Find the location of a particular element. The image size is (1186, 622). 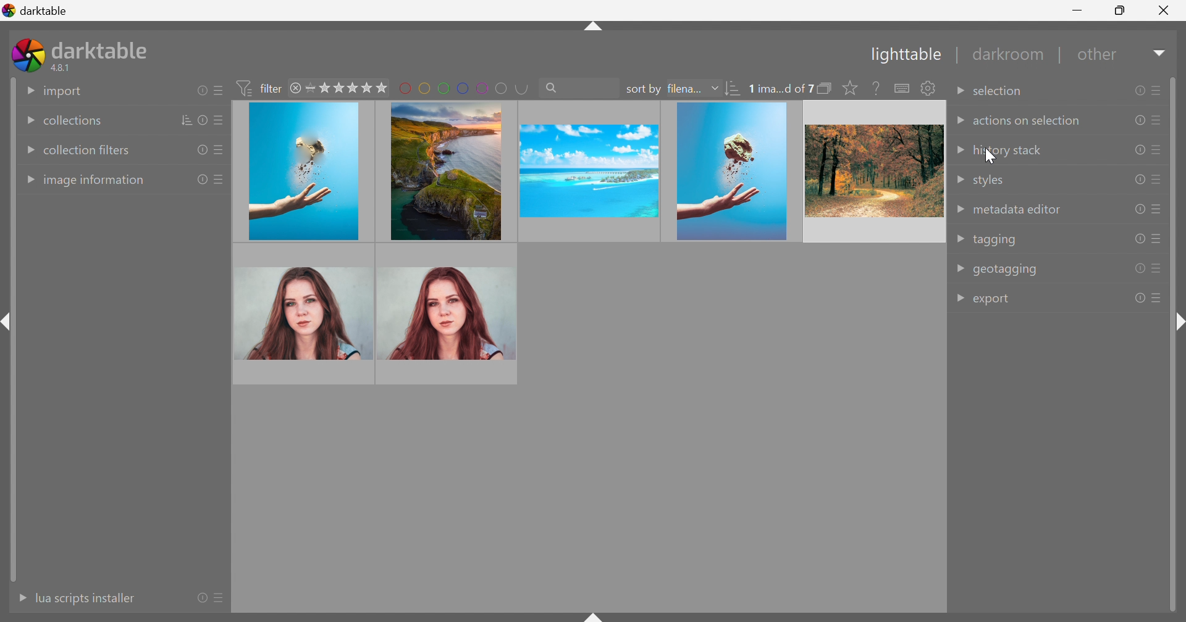

reset is located at coordinates (1137, 120).